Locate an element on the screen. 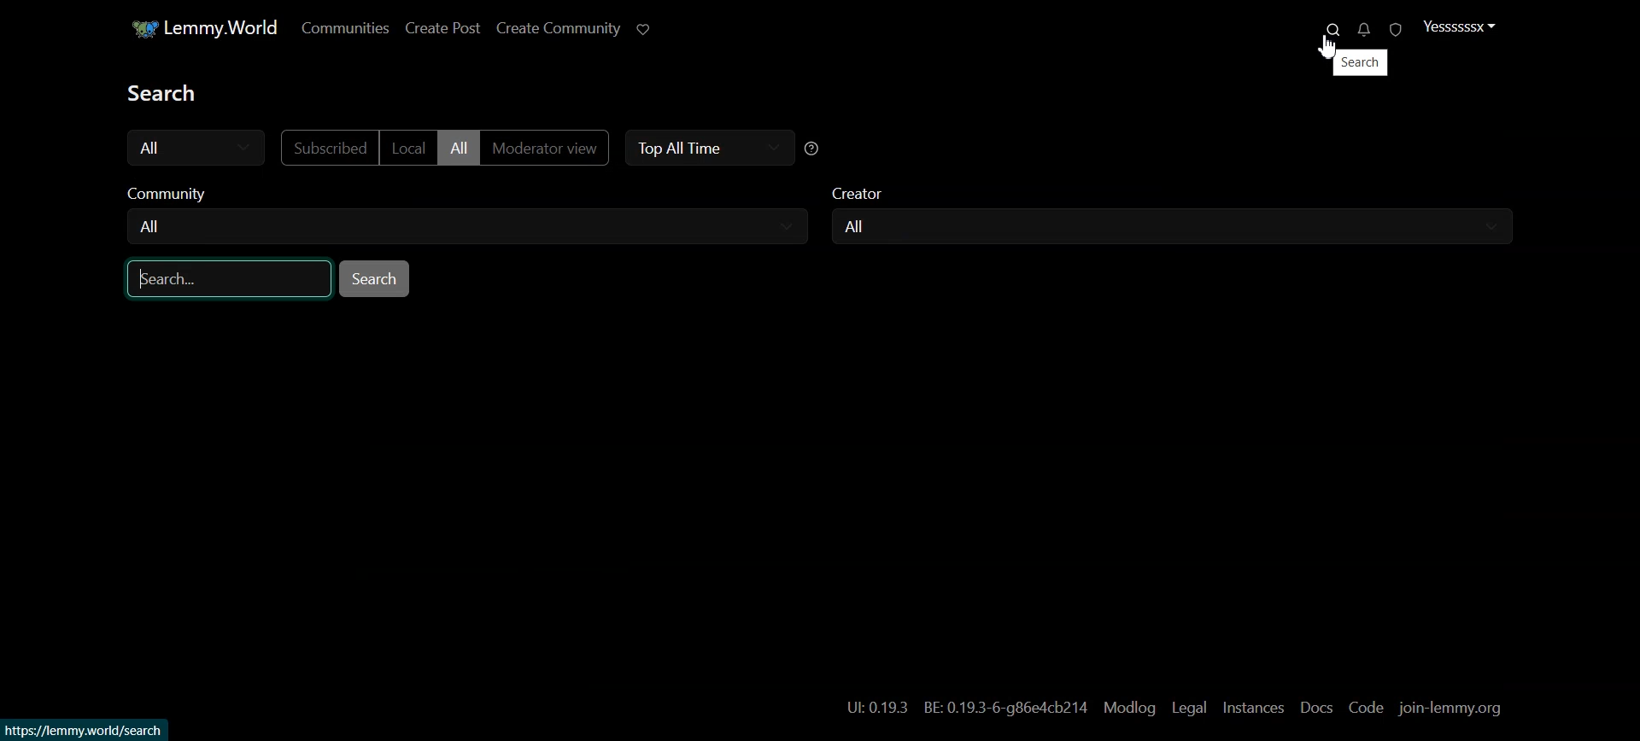 The image size is (1640, 741). Sorting help is located at coordinates (813, 149).